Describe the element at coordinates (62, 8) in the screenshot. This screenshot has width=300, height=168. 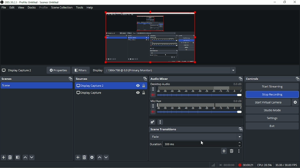
I see `Scene collection` at that location.